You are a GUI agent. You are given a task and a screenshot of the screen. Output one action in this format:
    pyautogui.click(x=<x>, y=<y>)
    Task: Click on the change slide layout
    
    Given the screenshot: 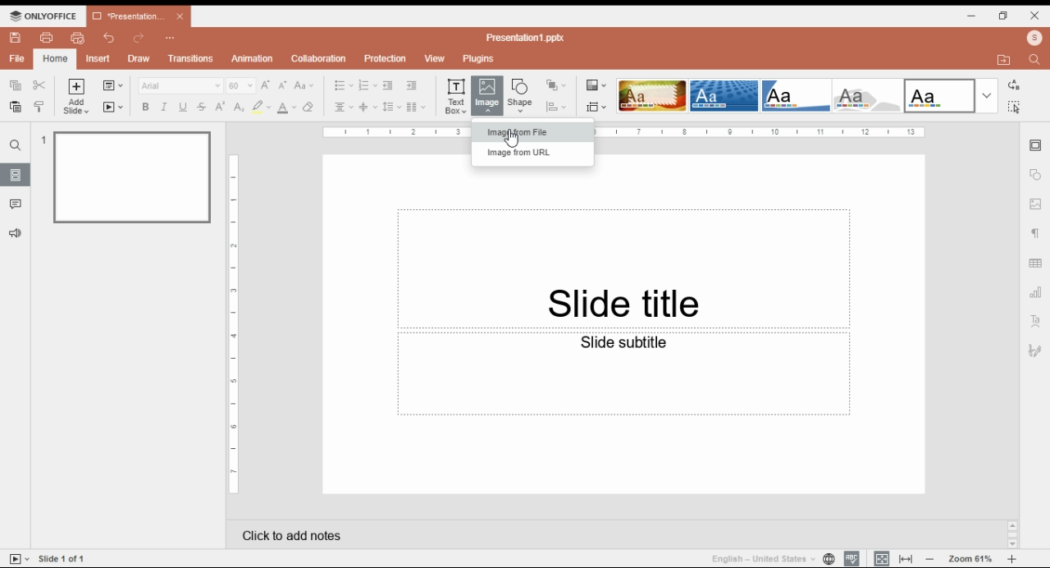 What is the action you would take?
    pyautogui.click(x=113, y=85)
    